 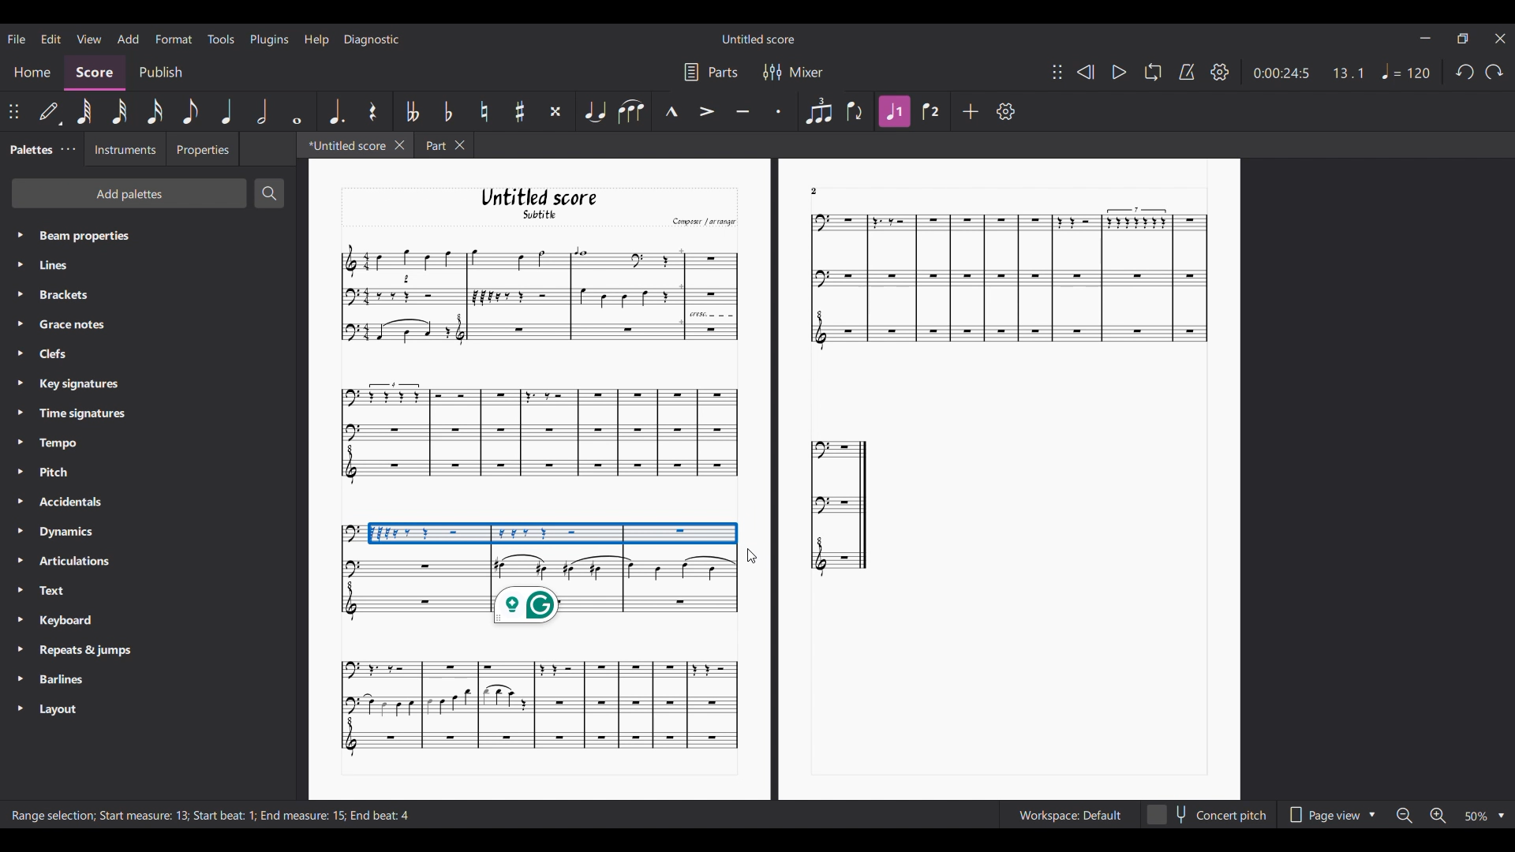 I want to click on Add palette, so click(x=129, y=193).